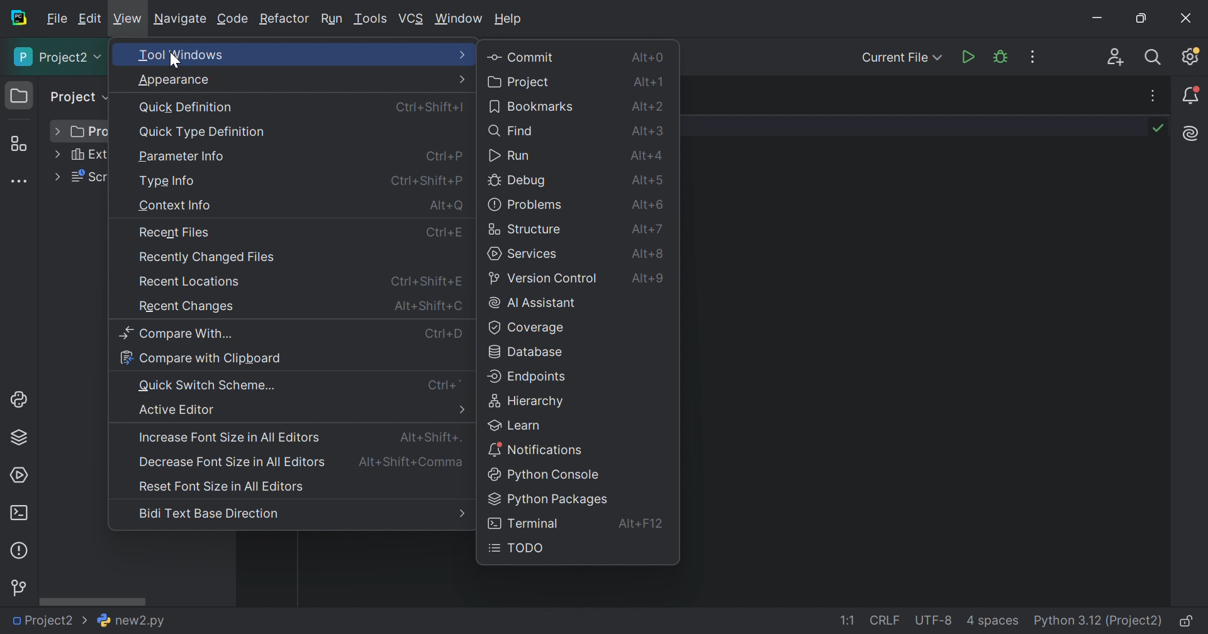 The width and height of the screenshot is (1208, 634). Describe the element at coordinates (846, 620) in the screenshot. I see `1:1` at that location.